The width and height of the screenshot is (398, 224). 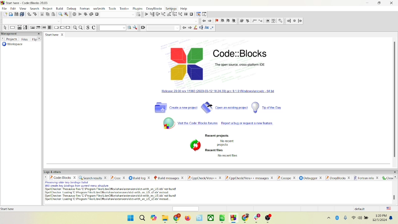 What do you see at coordinates (28, 3) in the screenshot?
I see `code::block` at bounding box center [28, 3].